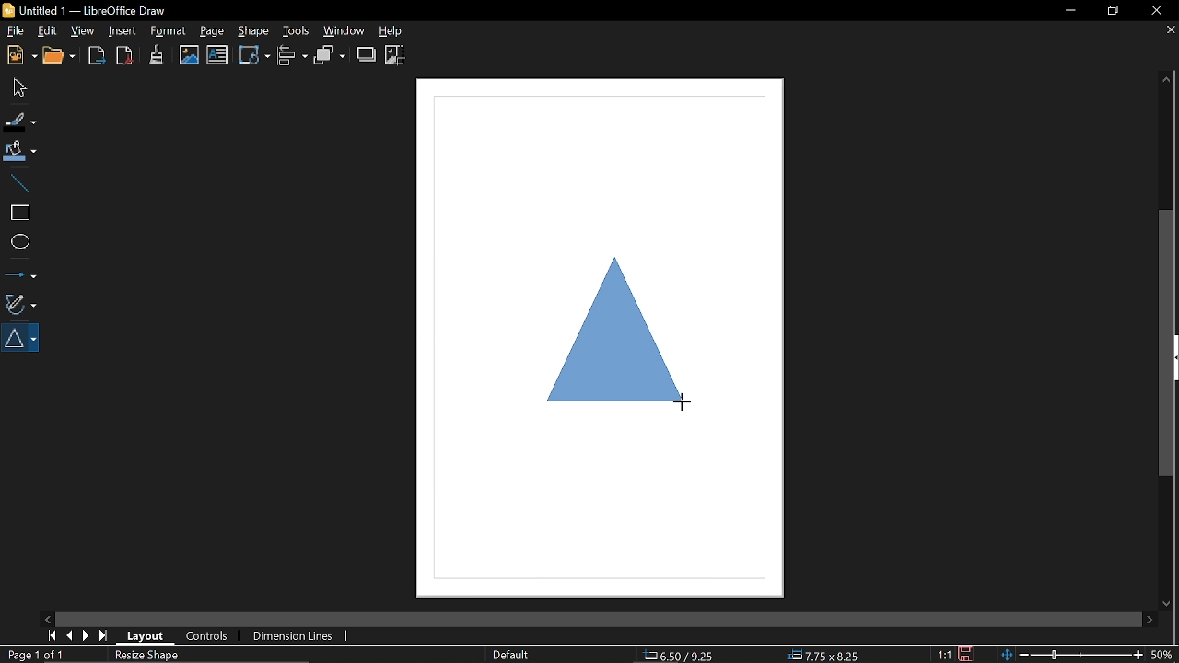 This screenshot has height=663, width=1179. Describe the element at coordinates (824, 656) in the screenshot. I see `Size` at that location.